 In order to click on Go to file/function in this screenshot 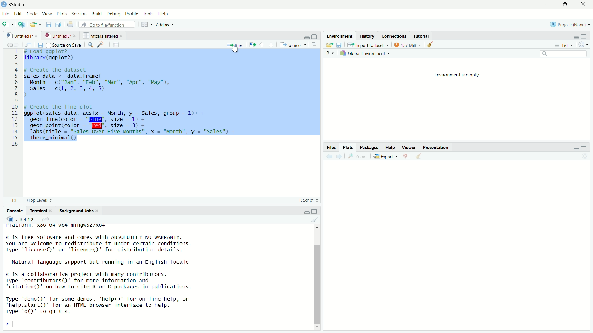, I will do `click(107, 24)`.